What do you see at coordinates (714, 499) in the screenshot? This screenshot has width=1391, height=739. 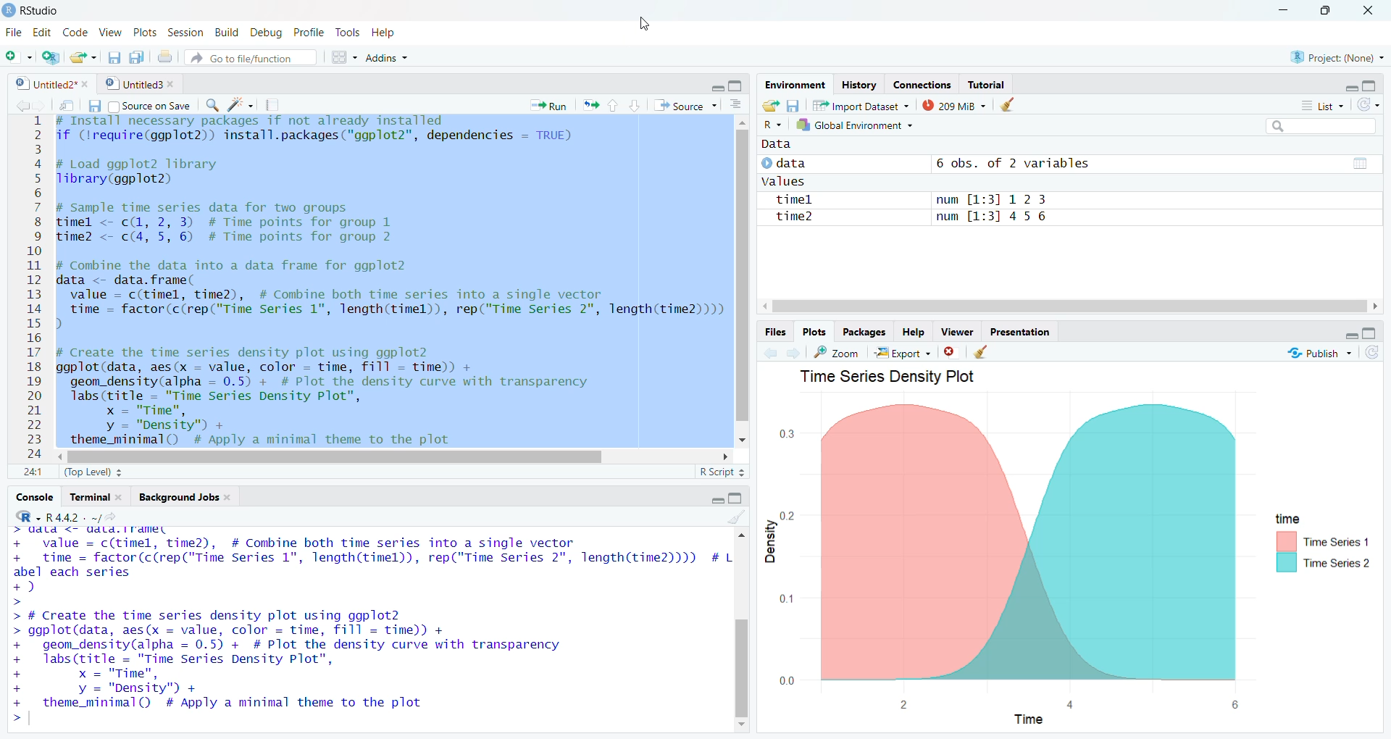 I see `Minimize` at bounding box center [714, 499].